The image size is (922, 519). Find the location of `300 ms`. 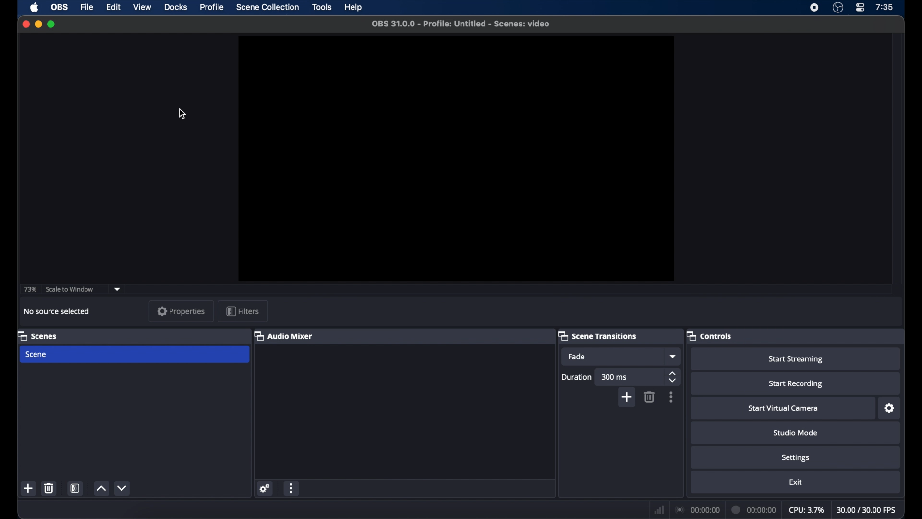

300 ms is located at coordinates (629, 377).